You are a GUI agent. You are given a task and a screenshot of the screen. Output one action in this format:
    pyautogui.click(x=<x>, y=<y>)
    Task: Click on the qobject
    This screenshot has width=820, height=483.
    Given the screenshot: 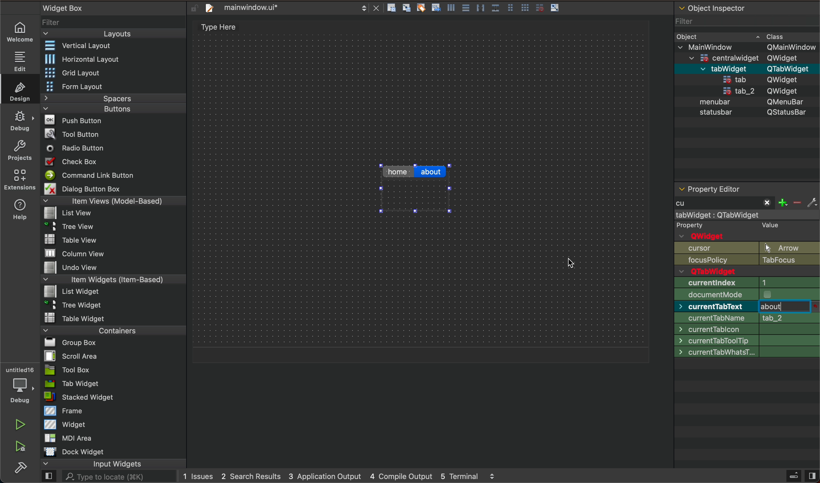 What is the action you would take?
    pyautogui.click(x=745, y=230)
    